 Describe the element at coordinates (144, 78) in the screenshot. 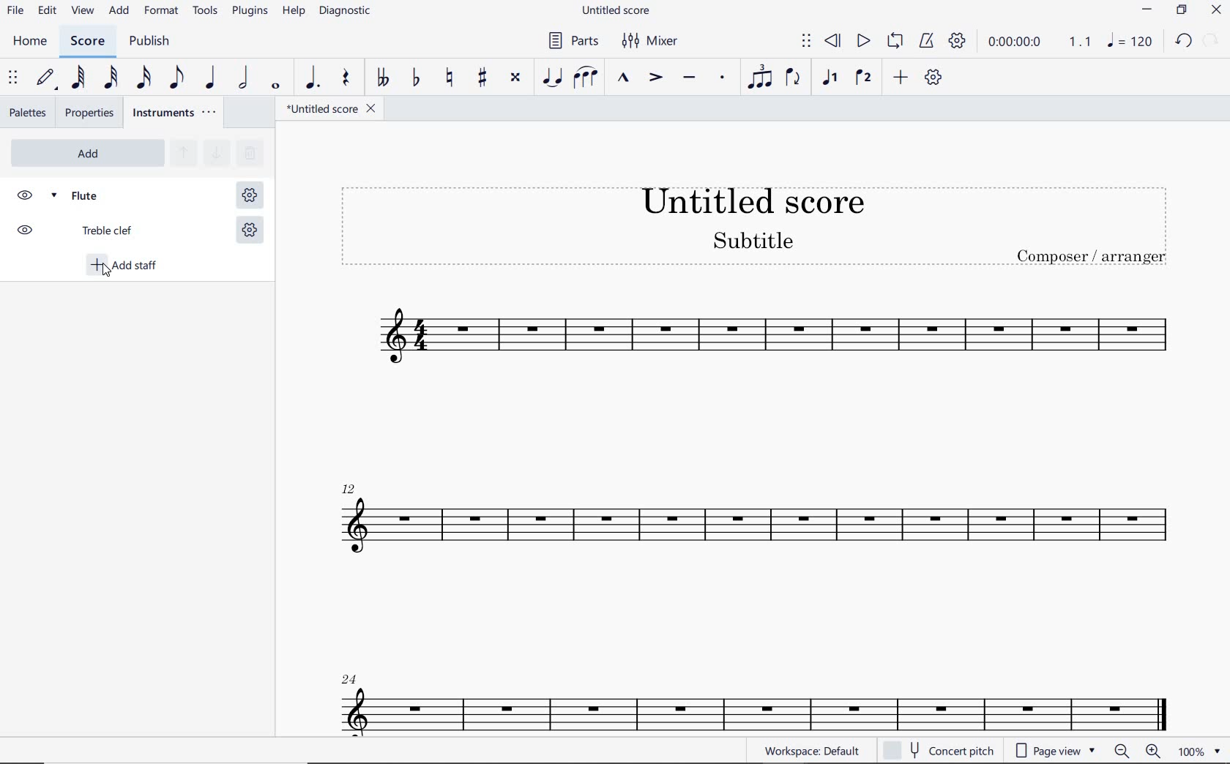

I see `16TH NOTE` at that location.